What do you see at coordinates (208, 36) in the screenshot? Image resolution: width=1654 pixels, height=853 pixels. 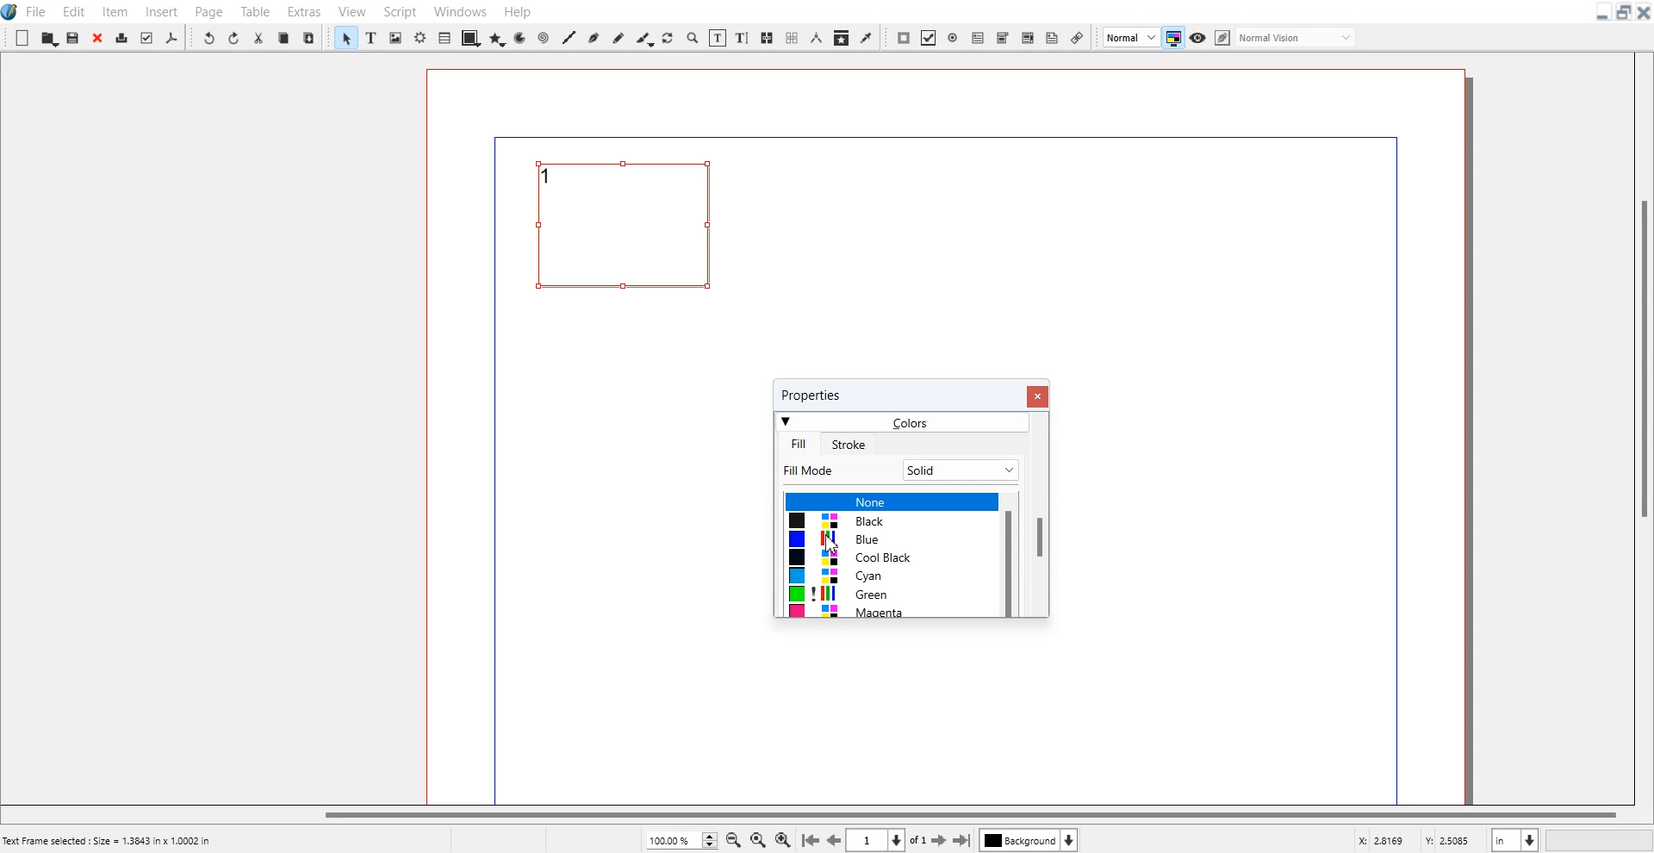 I see `Undo` at bounding box center [208, 36].